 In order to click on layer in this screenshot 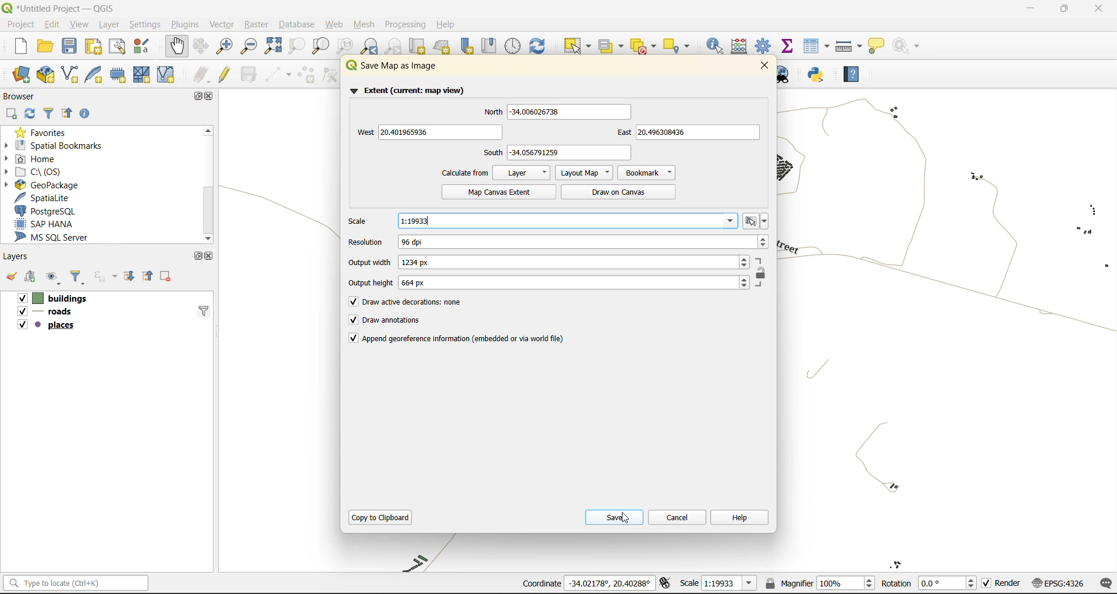, I will do `click(522, 173)`.